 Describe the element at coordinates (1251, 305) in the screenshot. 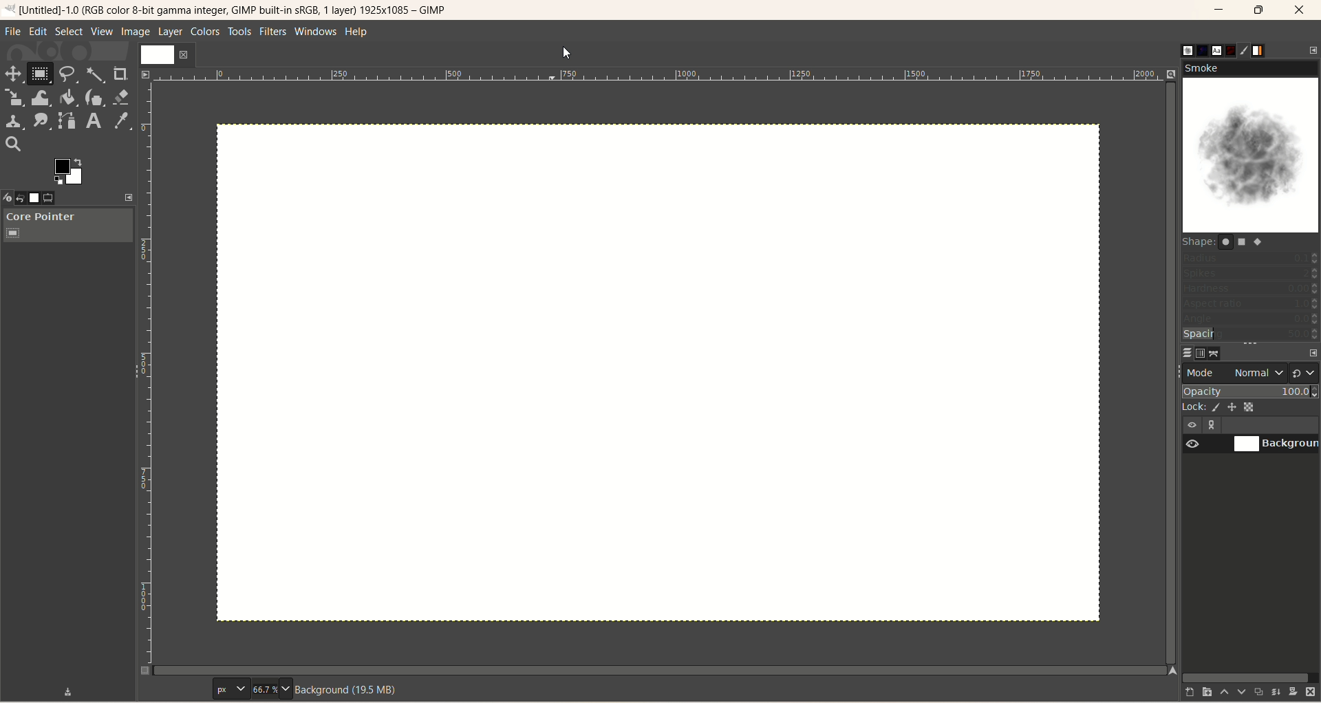

I see `aspect ratio` at that location.